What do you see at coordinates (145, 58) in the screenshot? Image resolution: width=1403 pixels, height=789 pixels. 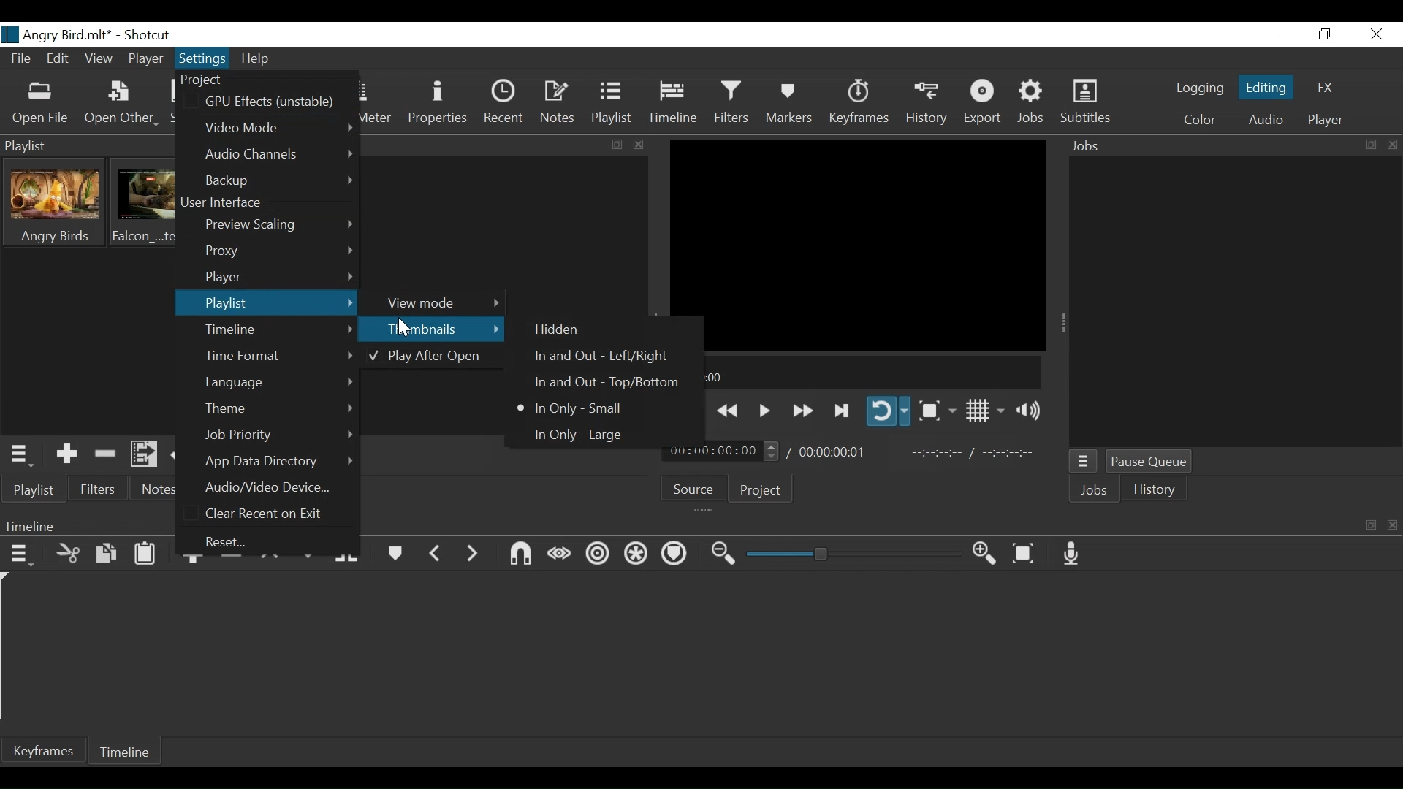 I see `Player` at bounding box center [145, 58].